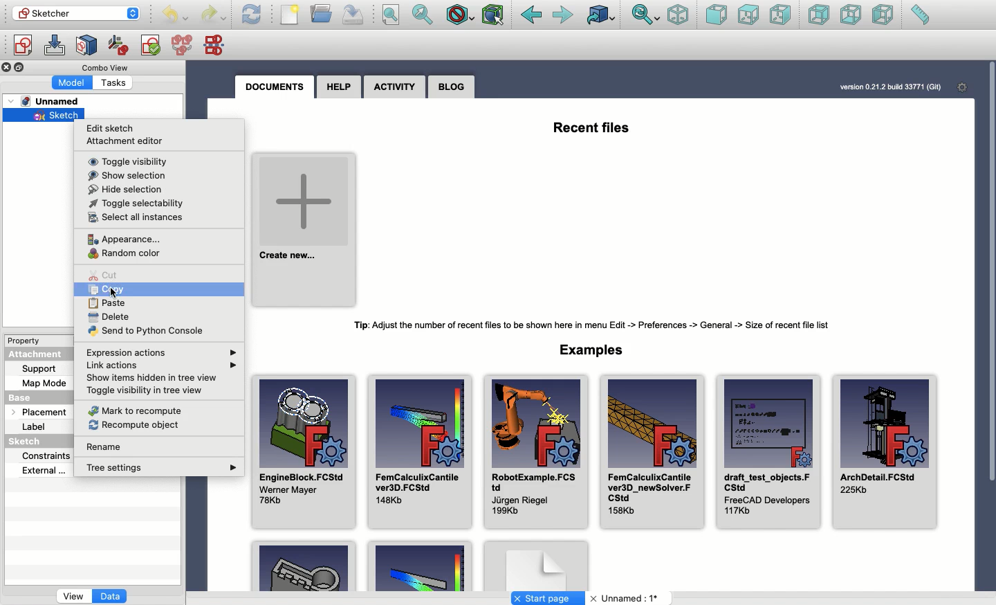  What do you see at coordinates (390, 15) in the screenshot?
I see `Fit all` at bounding box center [390, 15].